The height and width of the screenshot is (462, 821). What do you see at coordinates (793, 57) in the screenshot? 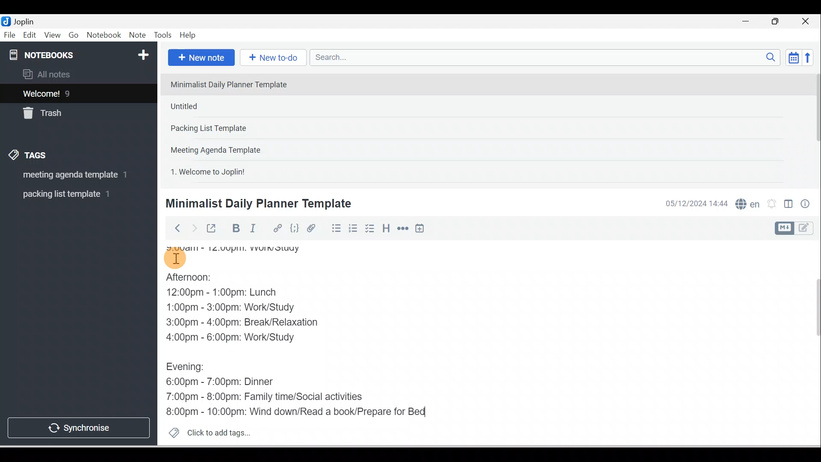
I see `Toggle sort order` at bounding box center [793, 57].